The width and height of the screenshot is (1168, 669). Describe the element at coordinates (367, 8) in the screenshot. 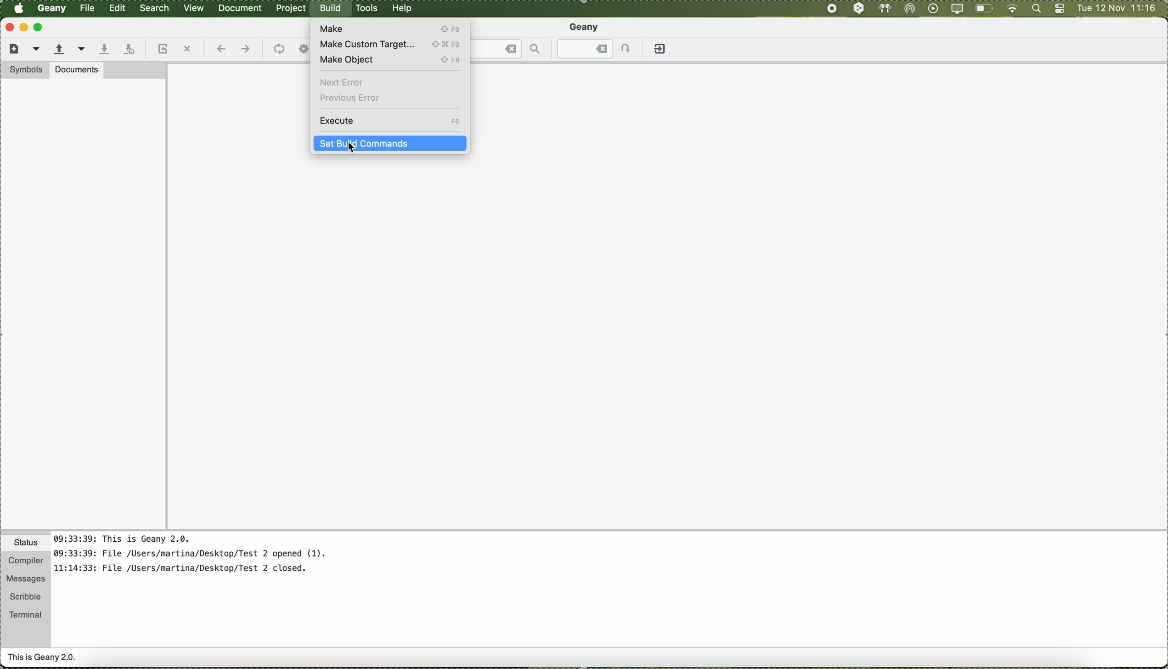

I see `tools` at that location.